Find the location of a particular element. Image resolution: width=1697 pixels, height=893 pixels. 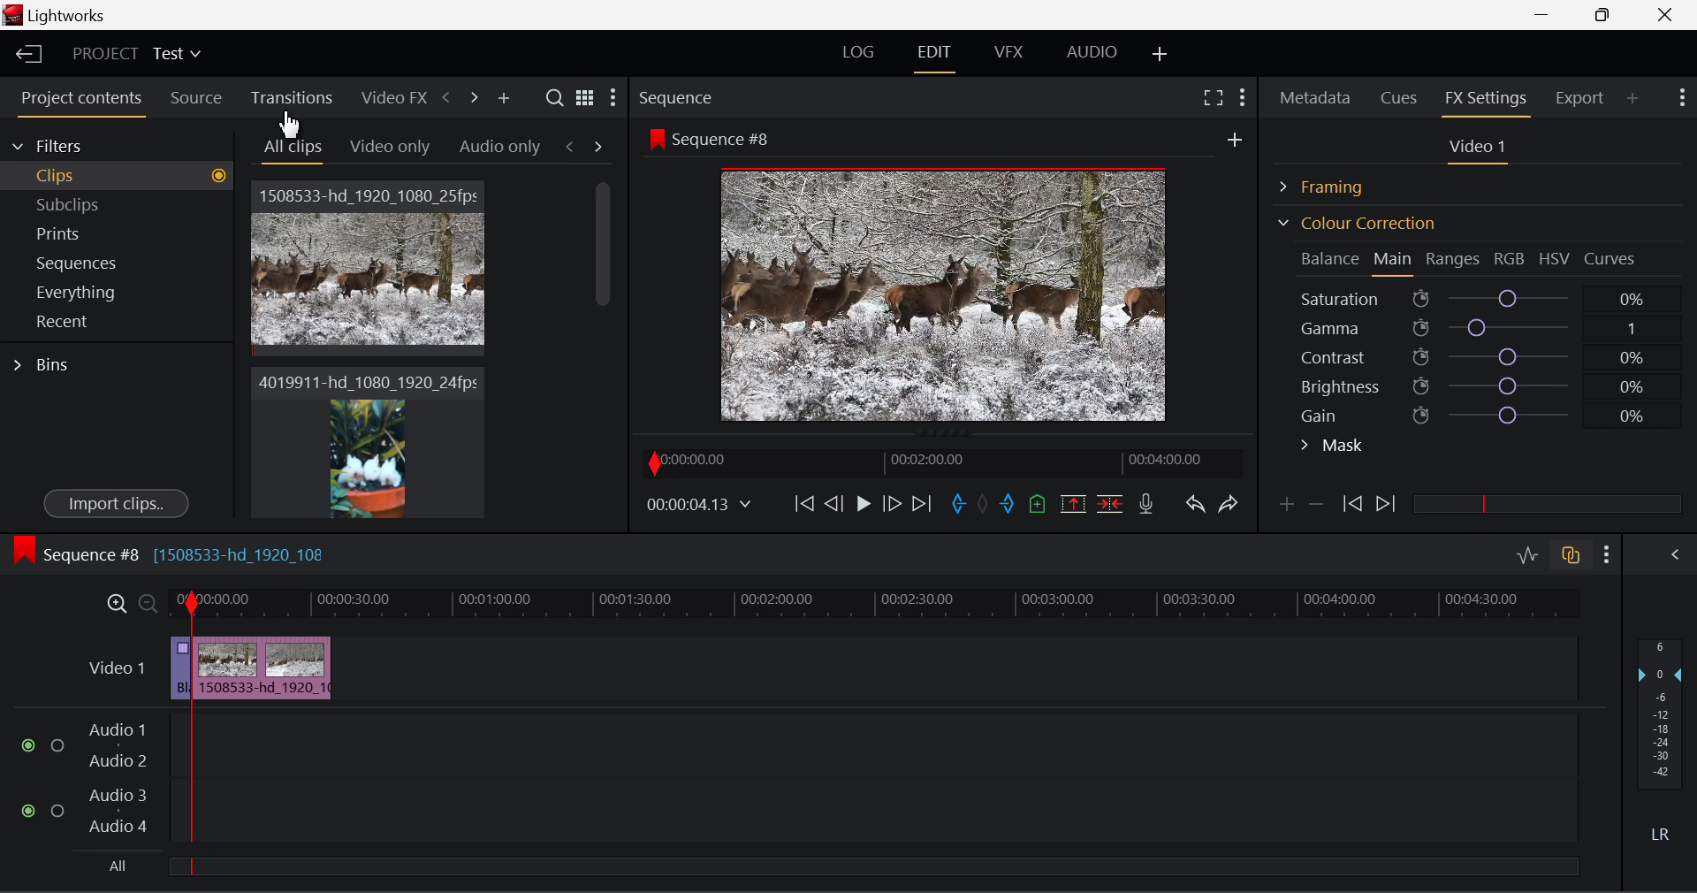

Today Tab Open is located at coordinates (293, 148).